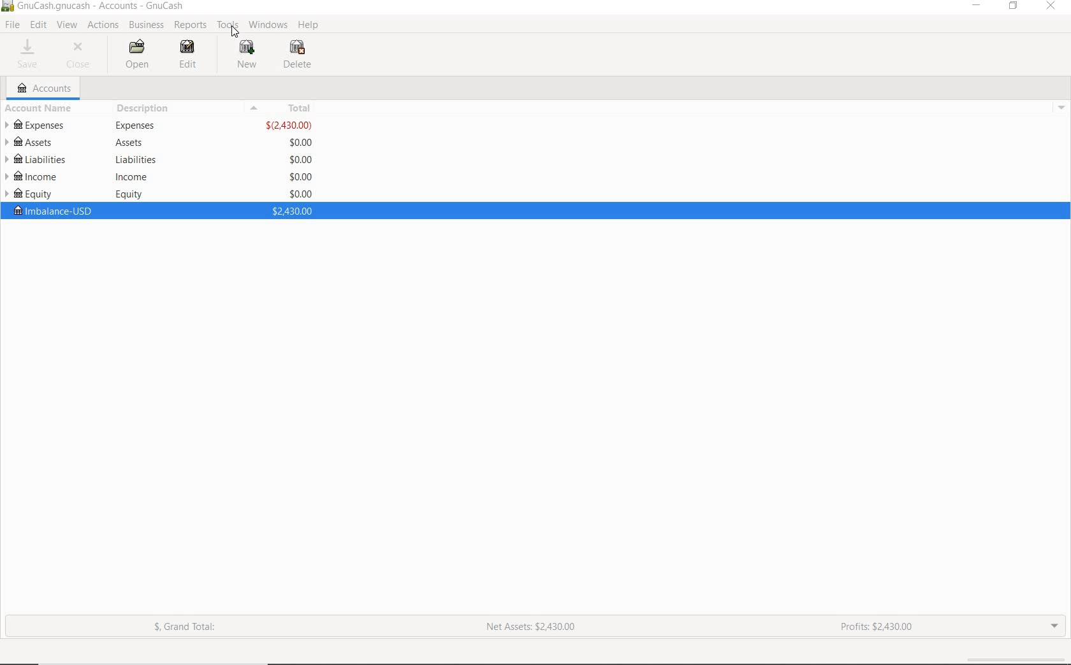 This screenshot has width=1071, height=665. Describe the element at coordinates (38, 110) in the screenshot. I see `ACCOUNT NAME` at that location.